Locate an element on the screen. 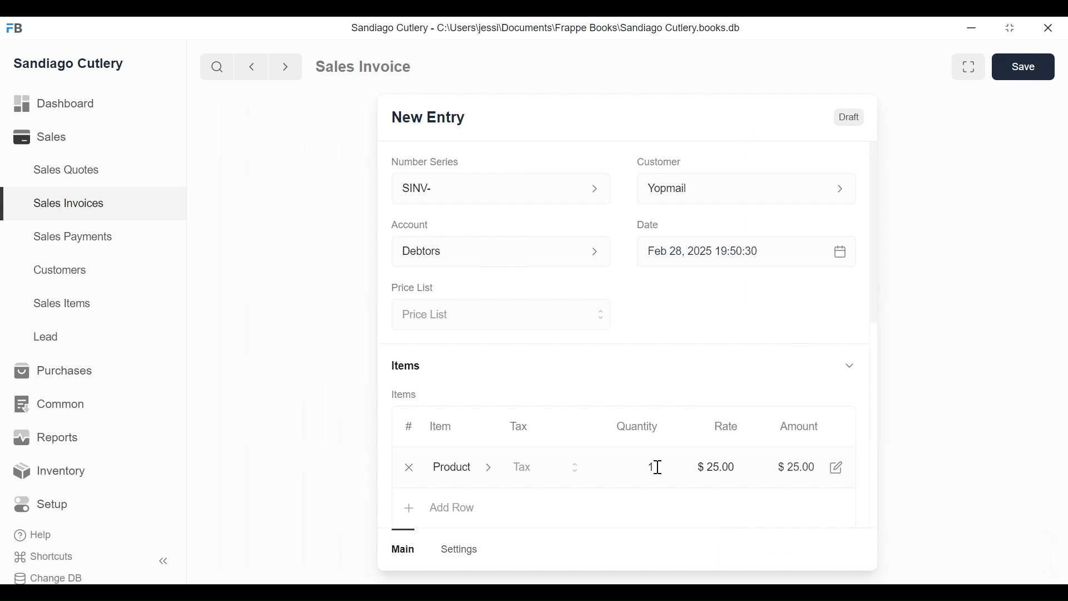 Image resolution: width=1068 pixels, height=601 pixels. Shortcuts is located at coordinates (48, 557).